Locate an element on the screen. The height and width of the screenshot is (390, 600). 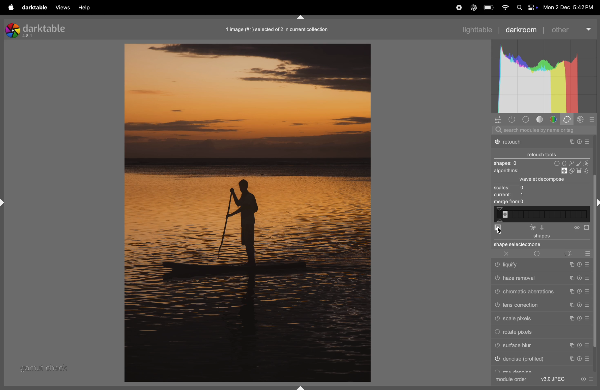
image is located at coordinates (247, 213).